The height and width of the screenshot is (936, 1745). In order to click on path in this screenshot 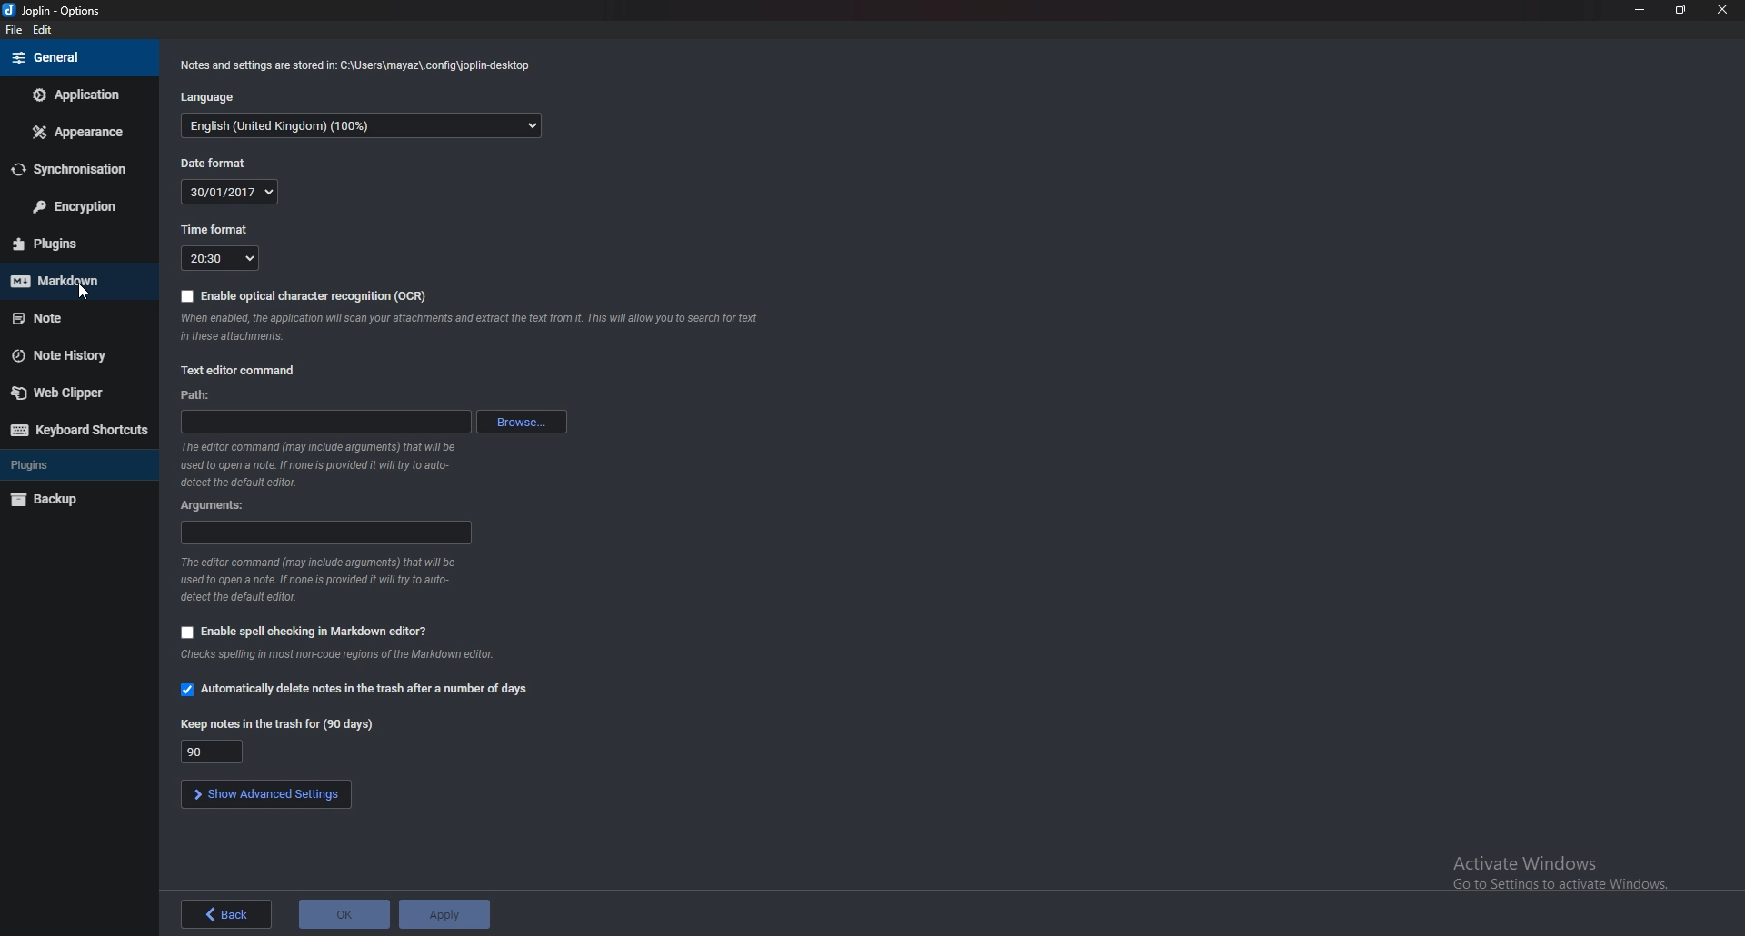, I will do `click(198, 394)`.